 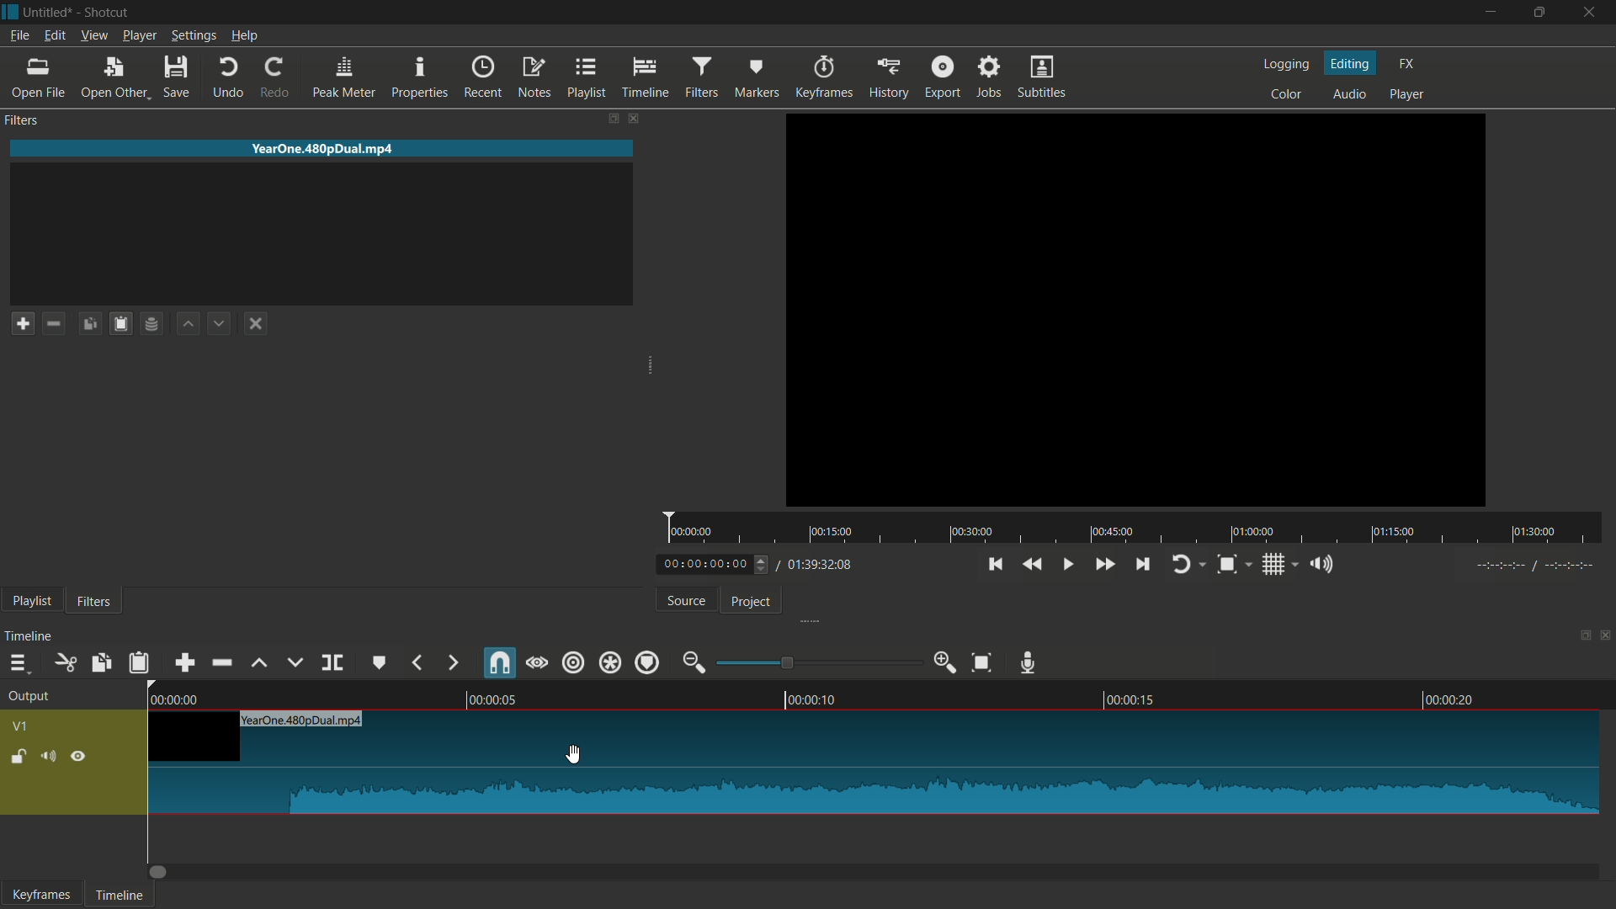 What do you see at coordinates (49, 13) in the screenshot?
I see `project name` at bounding box center [49, 13].